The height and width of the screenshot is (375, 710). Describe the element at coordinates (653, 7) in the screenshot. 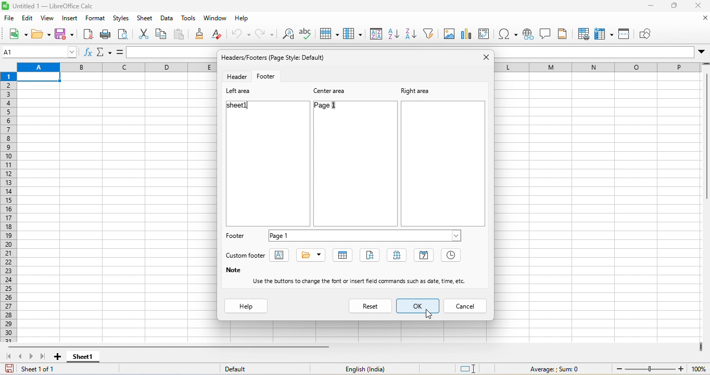

I see `minimize` at that location.